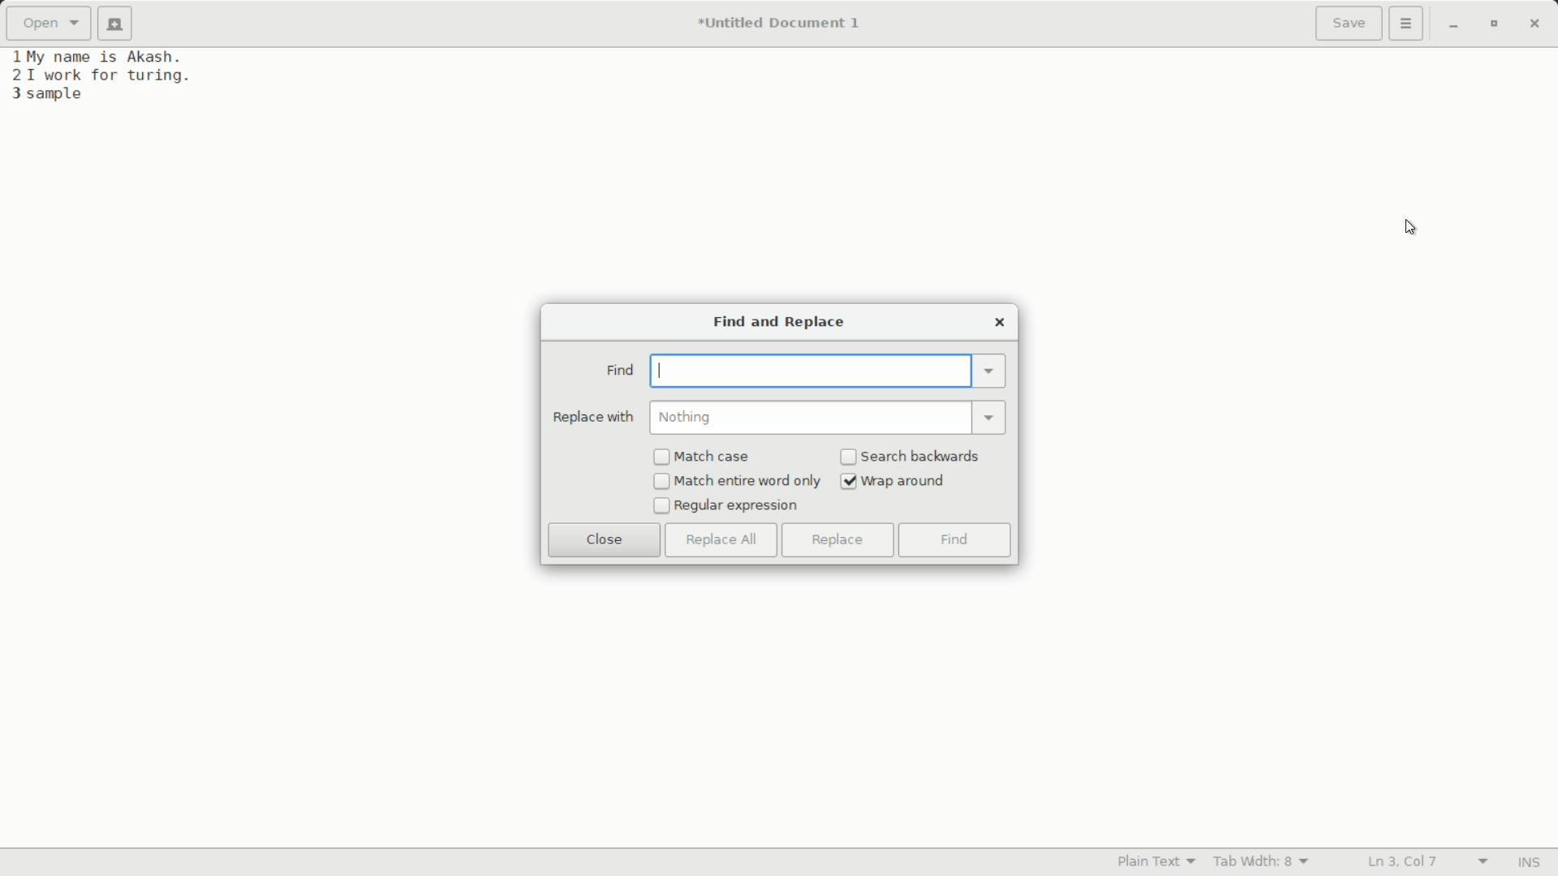  I want to click on Checked checkbox, so click(849, 482).